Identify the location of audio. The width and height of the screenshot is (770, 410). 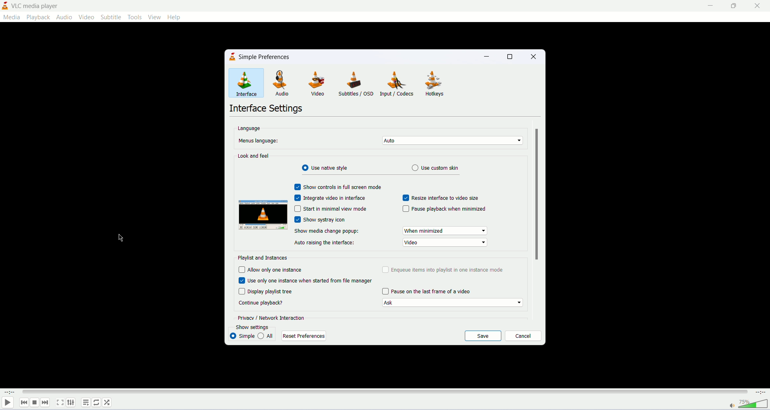
(281, 83).